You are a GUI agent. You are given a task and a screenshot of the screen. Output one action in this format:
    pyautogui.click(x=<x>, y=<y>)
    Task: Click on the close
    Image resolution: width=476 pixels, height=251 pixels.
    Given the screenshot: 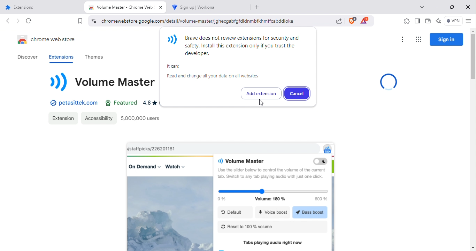 What is the action you would take?
    pyautogui.click(x=468, y=7)
    